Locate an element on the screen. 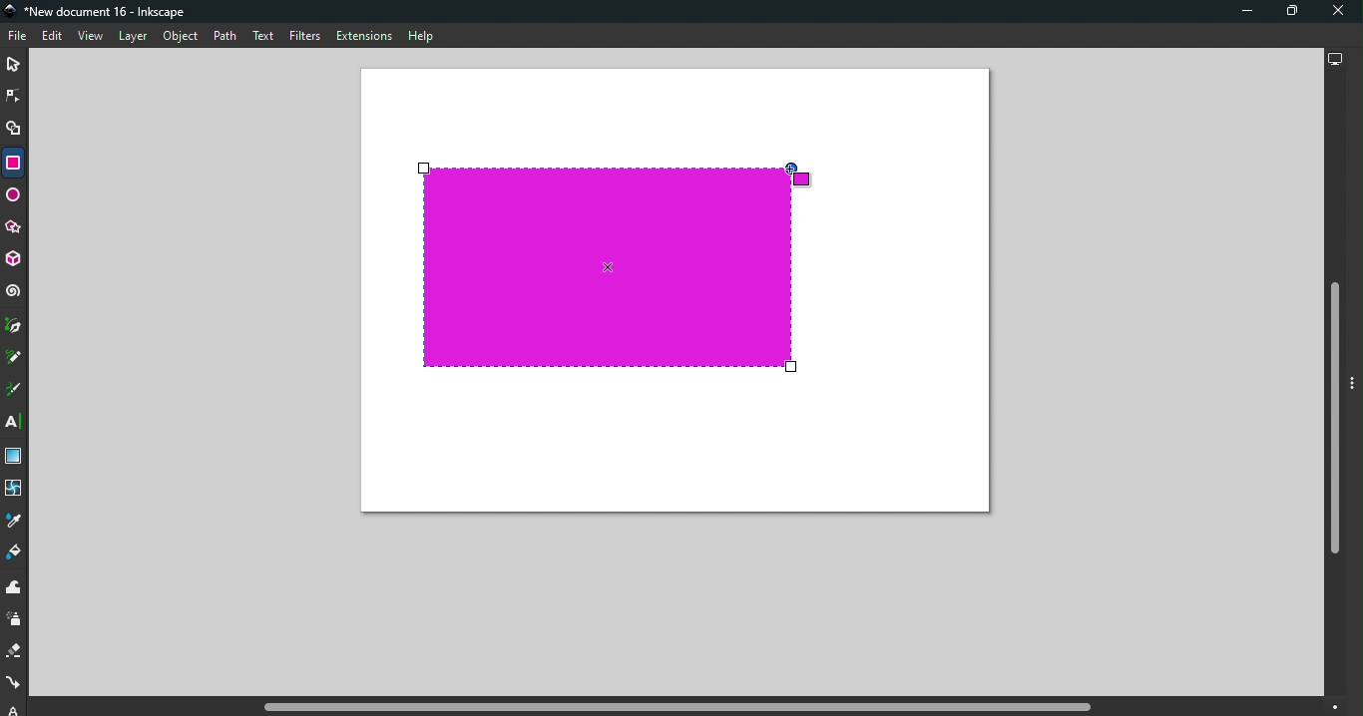  3D box tool is located at coordinates (15, 261).